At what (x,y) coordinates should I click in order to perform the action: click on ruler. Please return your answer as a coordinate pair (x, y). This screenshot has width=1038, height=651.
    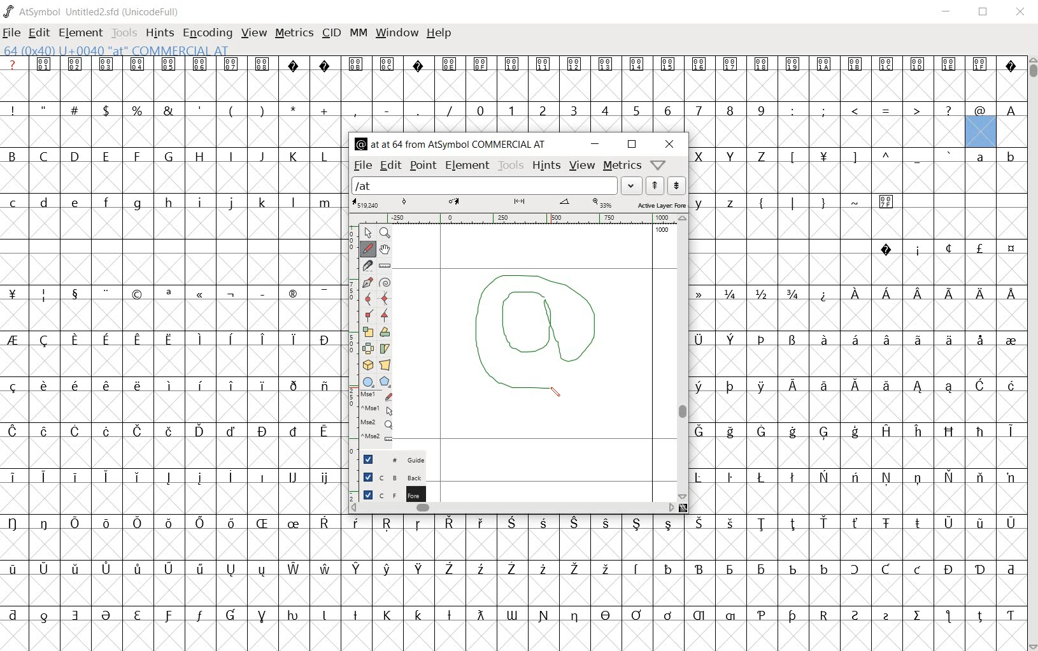
    Looking at the image, I should click on (515, 220).